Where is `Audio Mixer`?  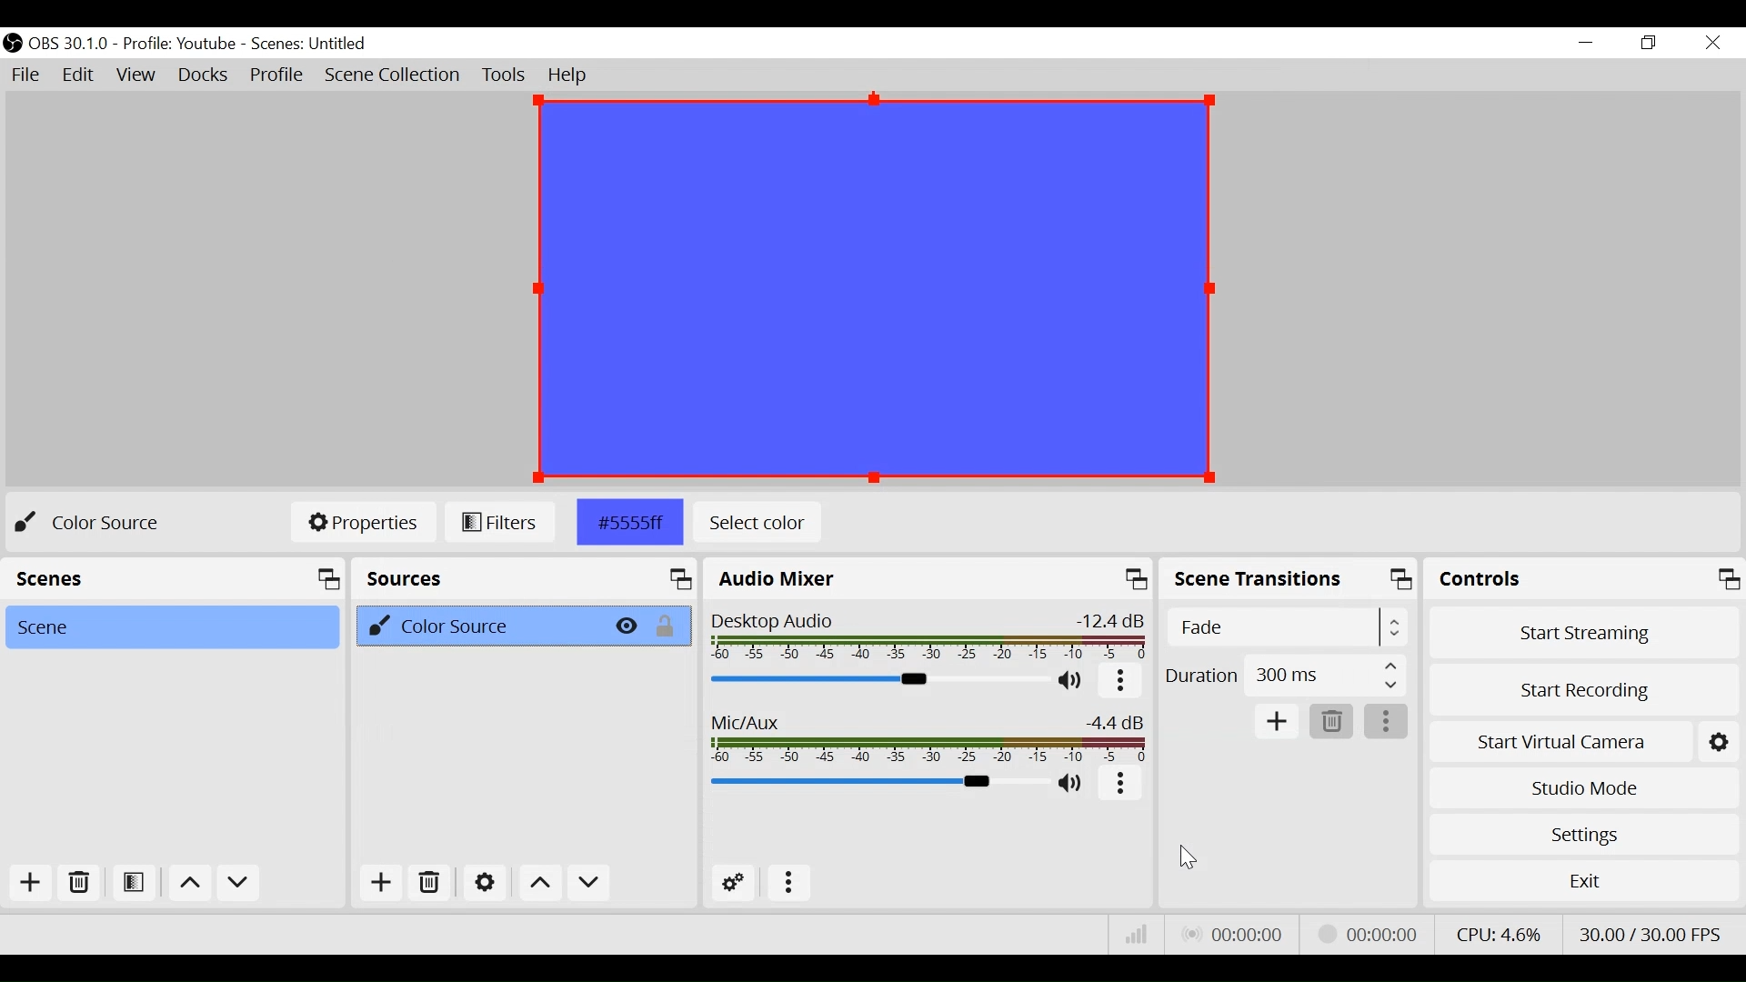
Audio Mixer is located at coordinates (930, 582).